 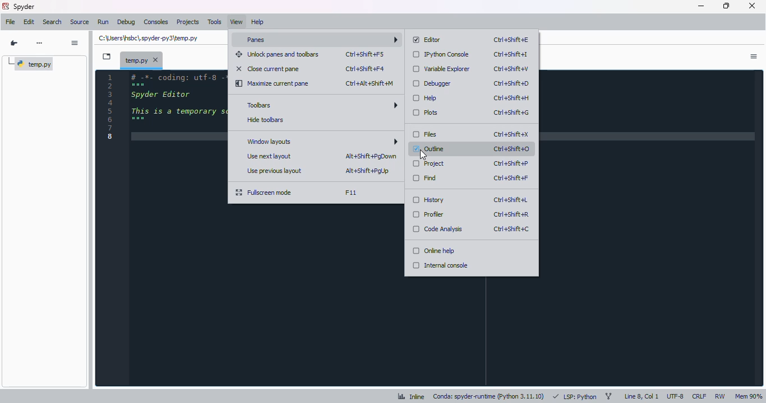 I want to click on editor, so click(x=427, y=40).